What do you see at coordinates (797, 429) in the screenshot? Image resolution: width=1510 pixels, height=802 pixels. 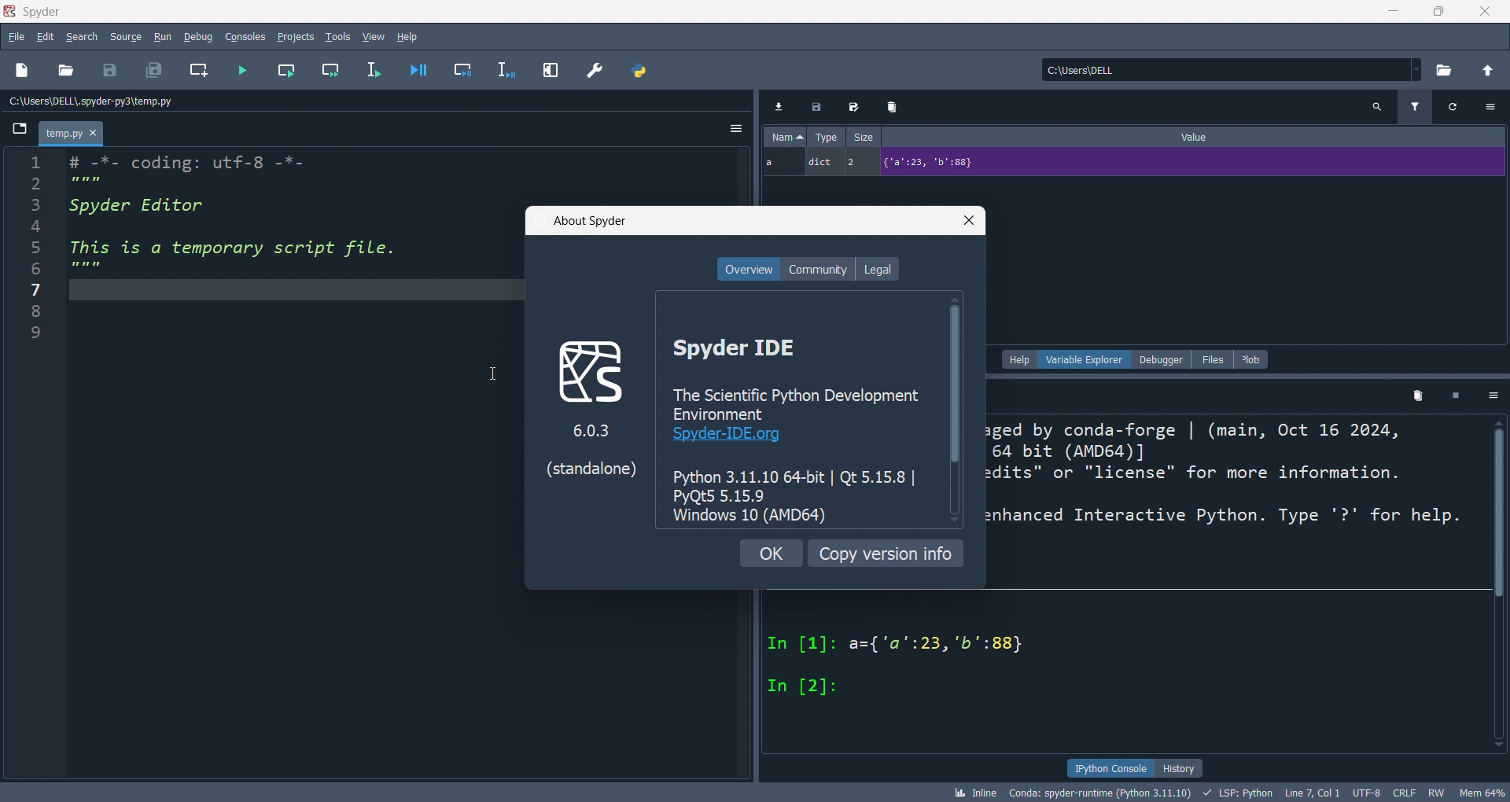 I see `Spyder IDE

The Scientific Python Development
Environment

Spyder-IDE.org

Python 3.11.10 64-bit | Qt 5.15.8 |
PyQt5 5.15.9

Windows 10 (AMD64)` at bounding box center [797, 429].